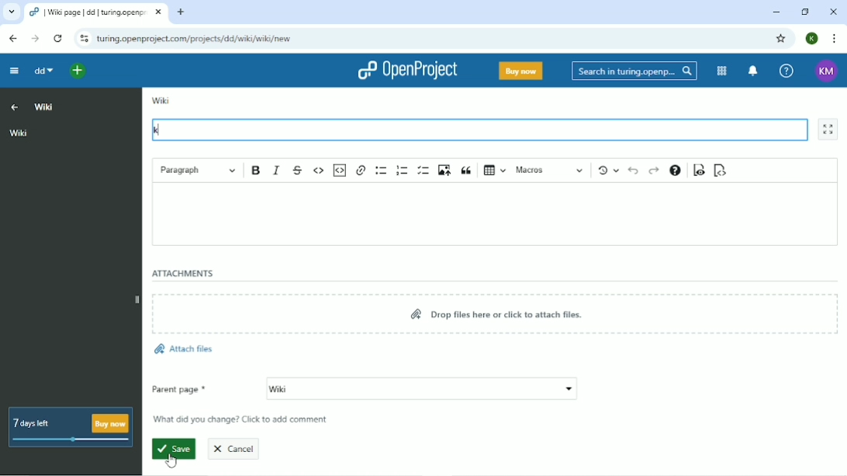  Describe the element at coordinates (12, 105) in the screenshot. I see `Up` at that location.